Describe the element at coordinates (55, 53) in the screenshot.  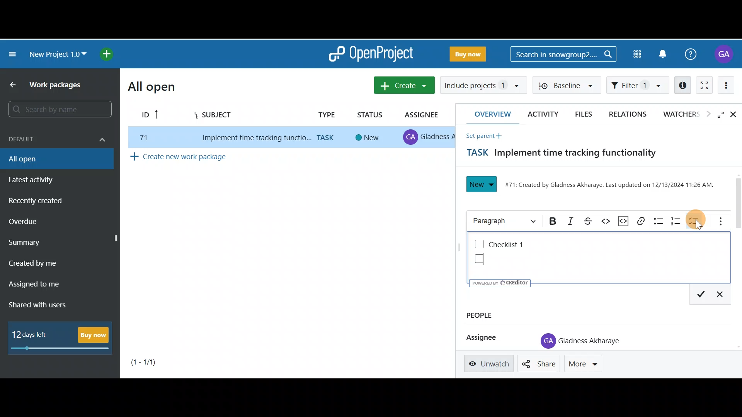
I see `New project 1.0` at that location.